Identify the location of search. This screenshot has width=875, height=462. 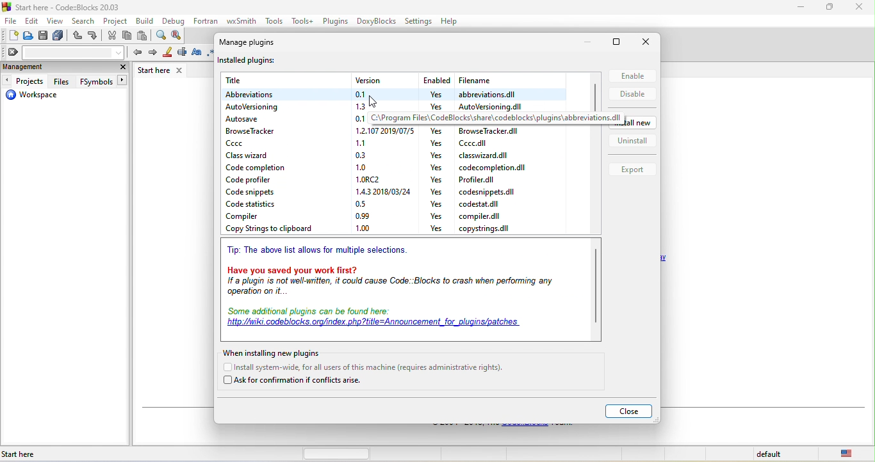
(81, 20).